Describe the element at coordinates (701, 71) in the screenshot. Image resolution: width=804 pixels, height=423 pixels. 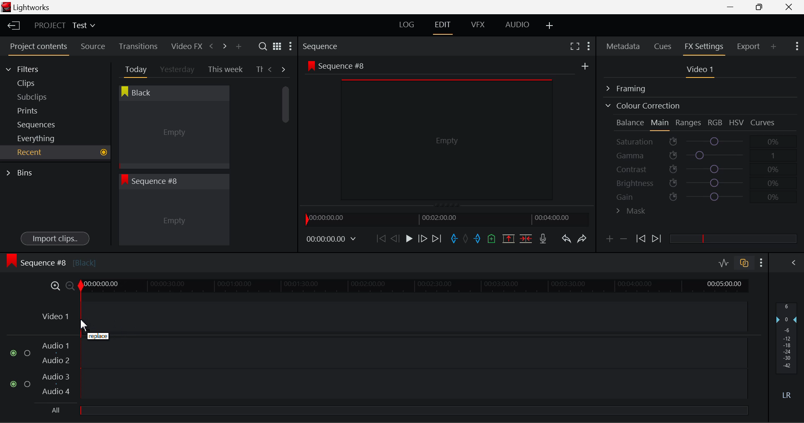
I see `Video 1 Settings` at that location.